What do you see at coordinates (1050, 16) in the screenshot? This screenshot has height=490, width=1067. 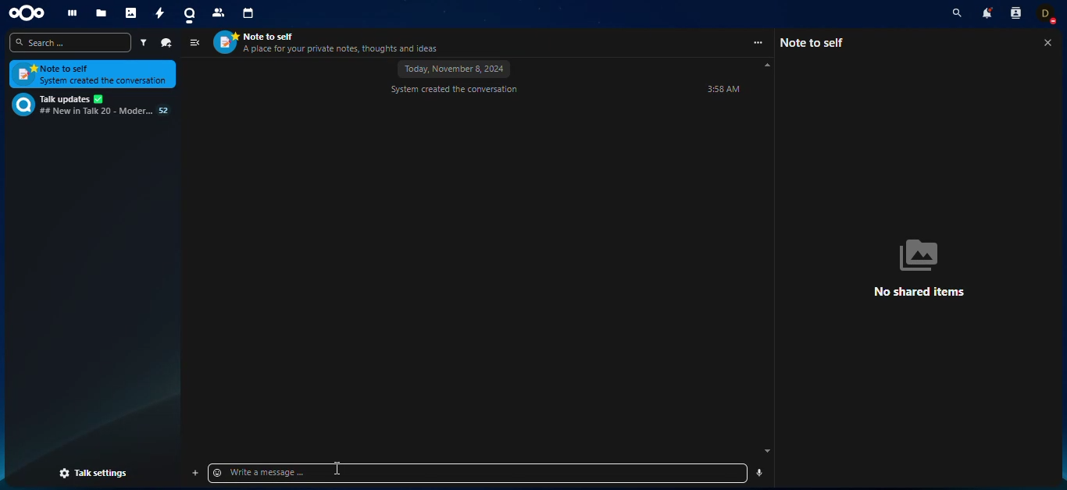 I see `account` at bounding box center [1050, 16].